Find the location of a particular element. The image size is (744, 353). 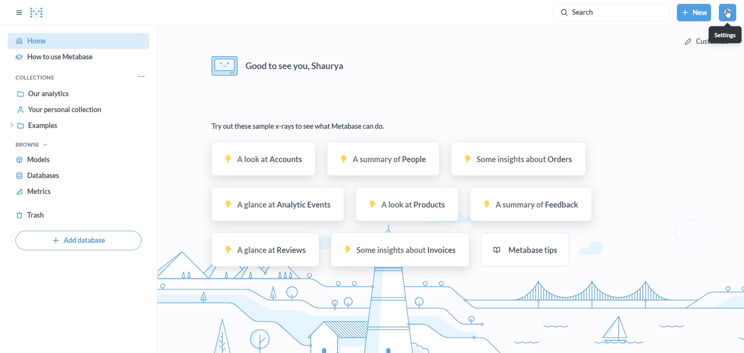

collections is located at coordinates (38, 78).